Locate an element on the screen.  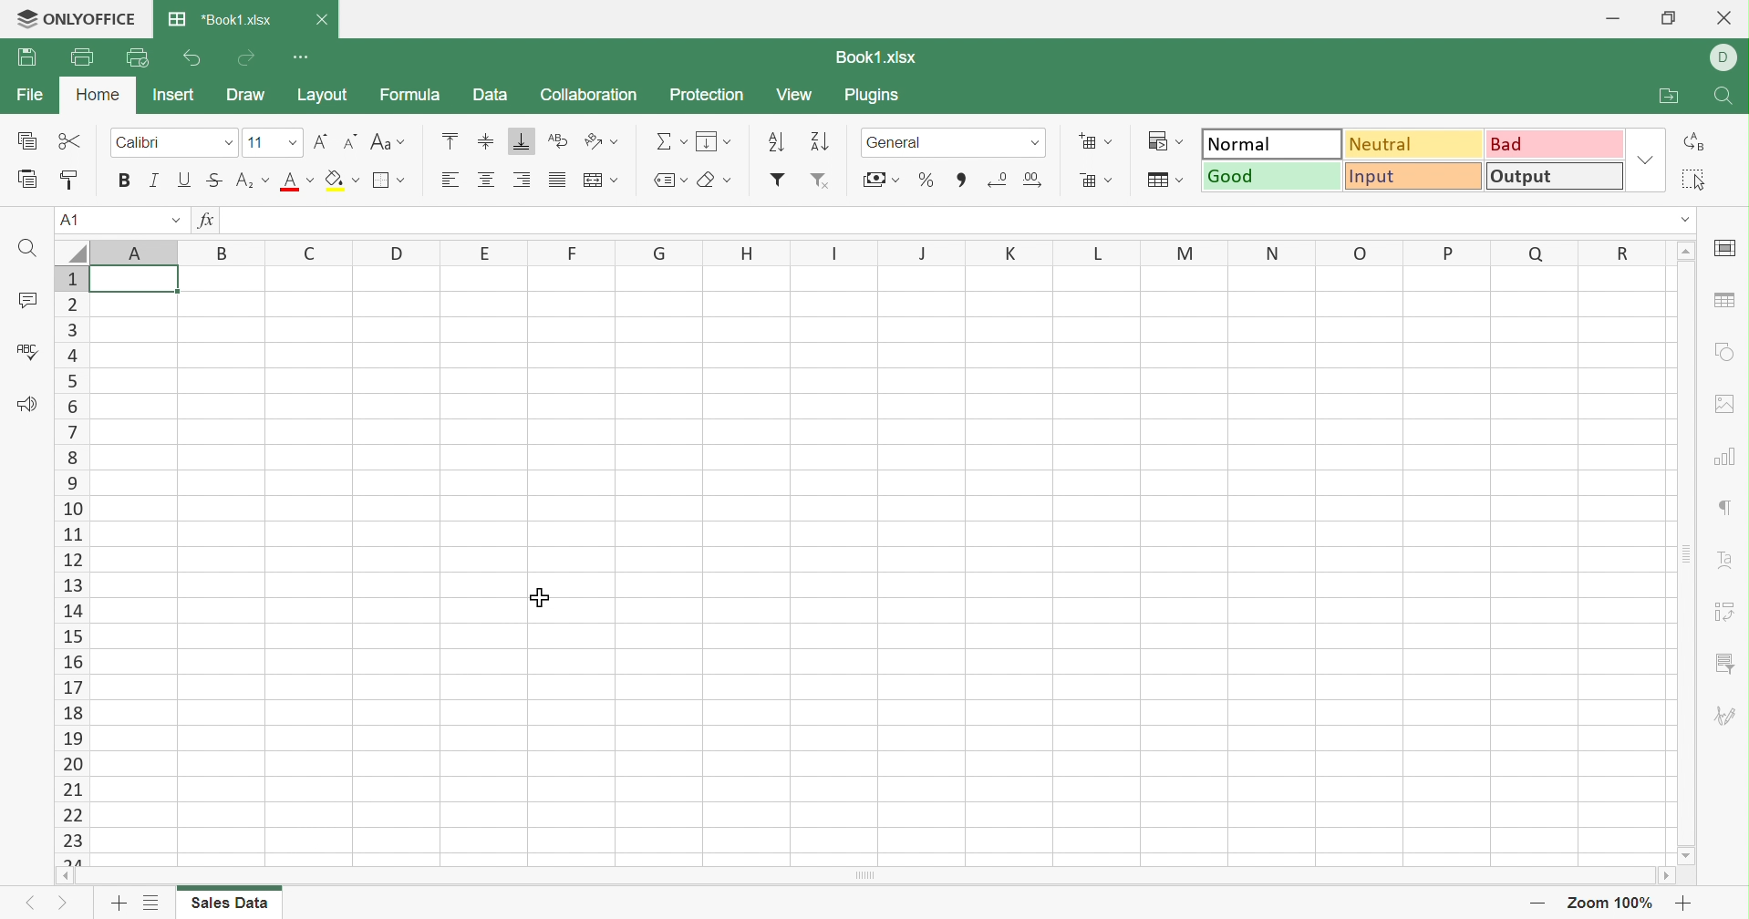
Table settings is located at coordinates (1724, 296).